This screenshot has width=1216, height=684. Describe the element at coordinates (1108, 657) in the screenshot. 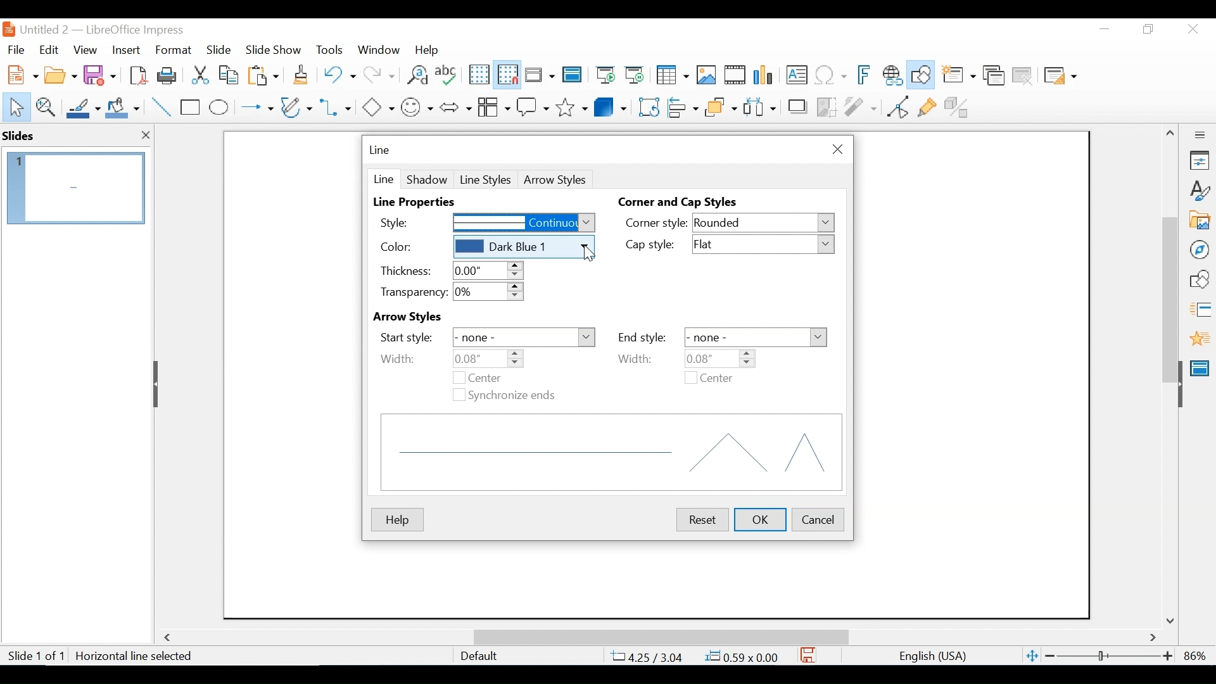

I see `Zoom Slider` at that location.